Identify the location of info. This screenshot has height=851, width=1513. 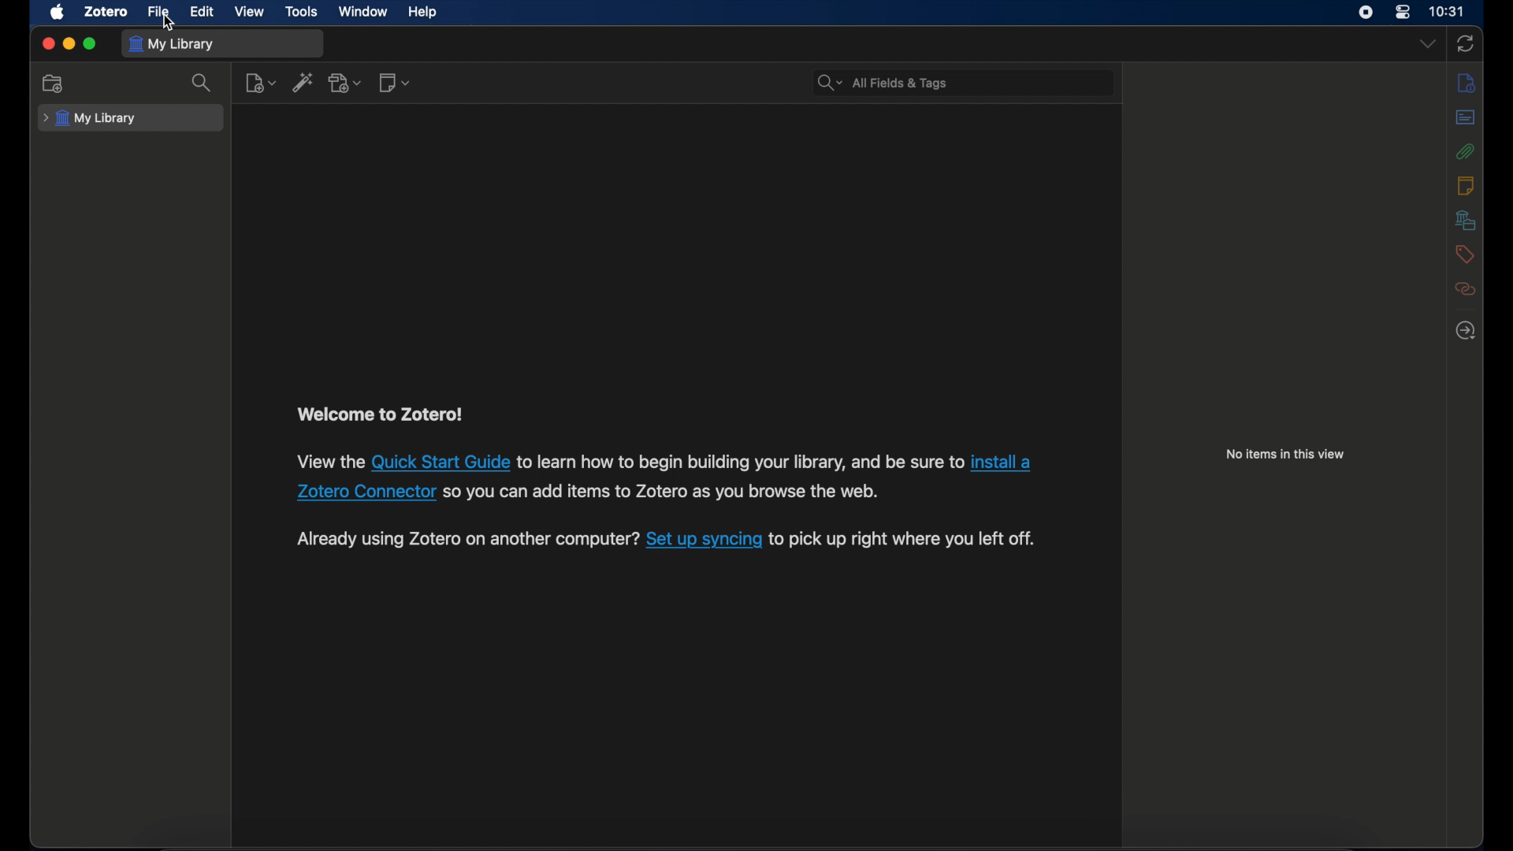
(1467, 82).